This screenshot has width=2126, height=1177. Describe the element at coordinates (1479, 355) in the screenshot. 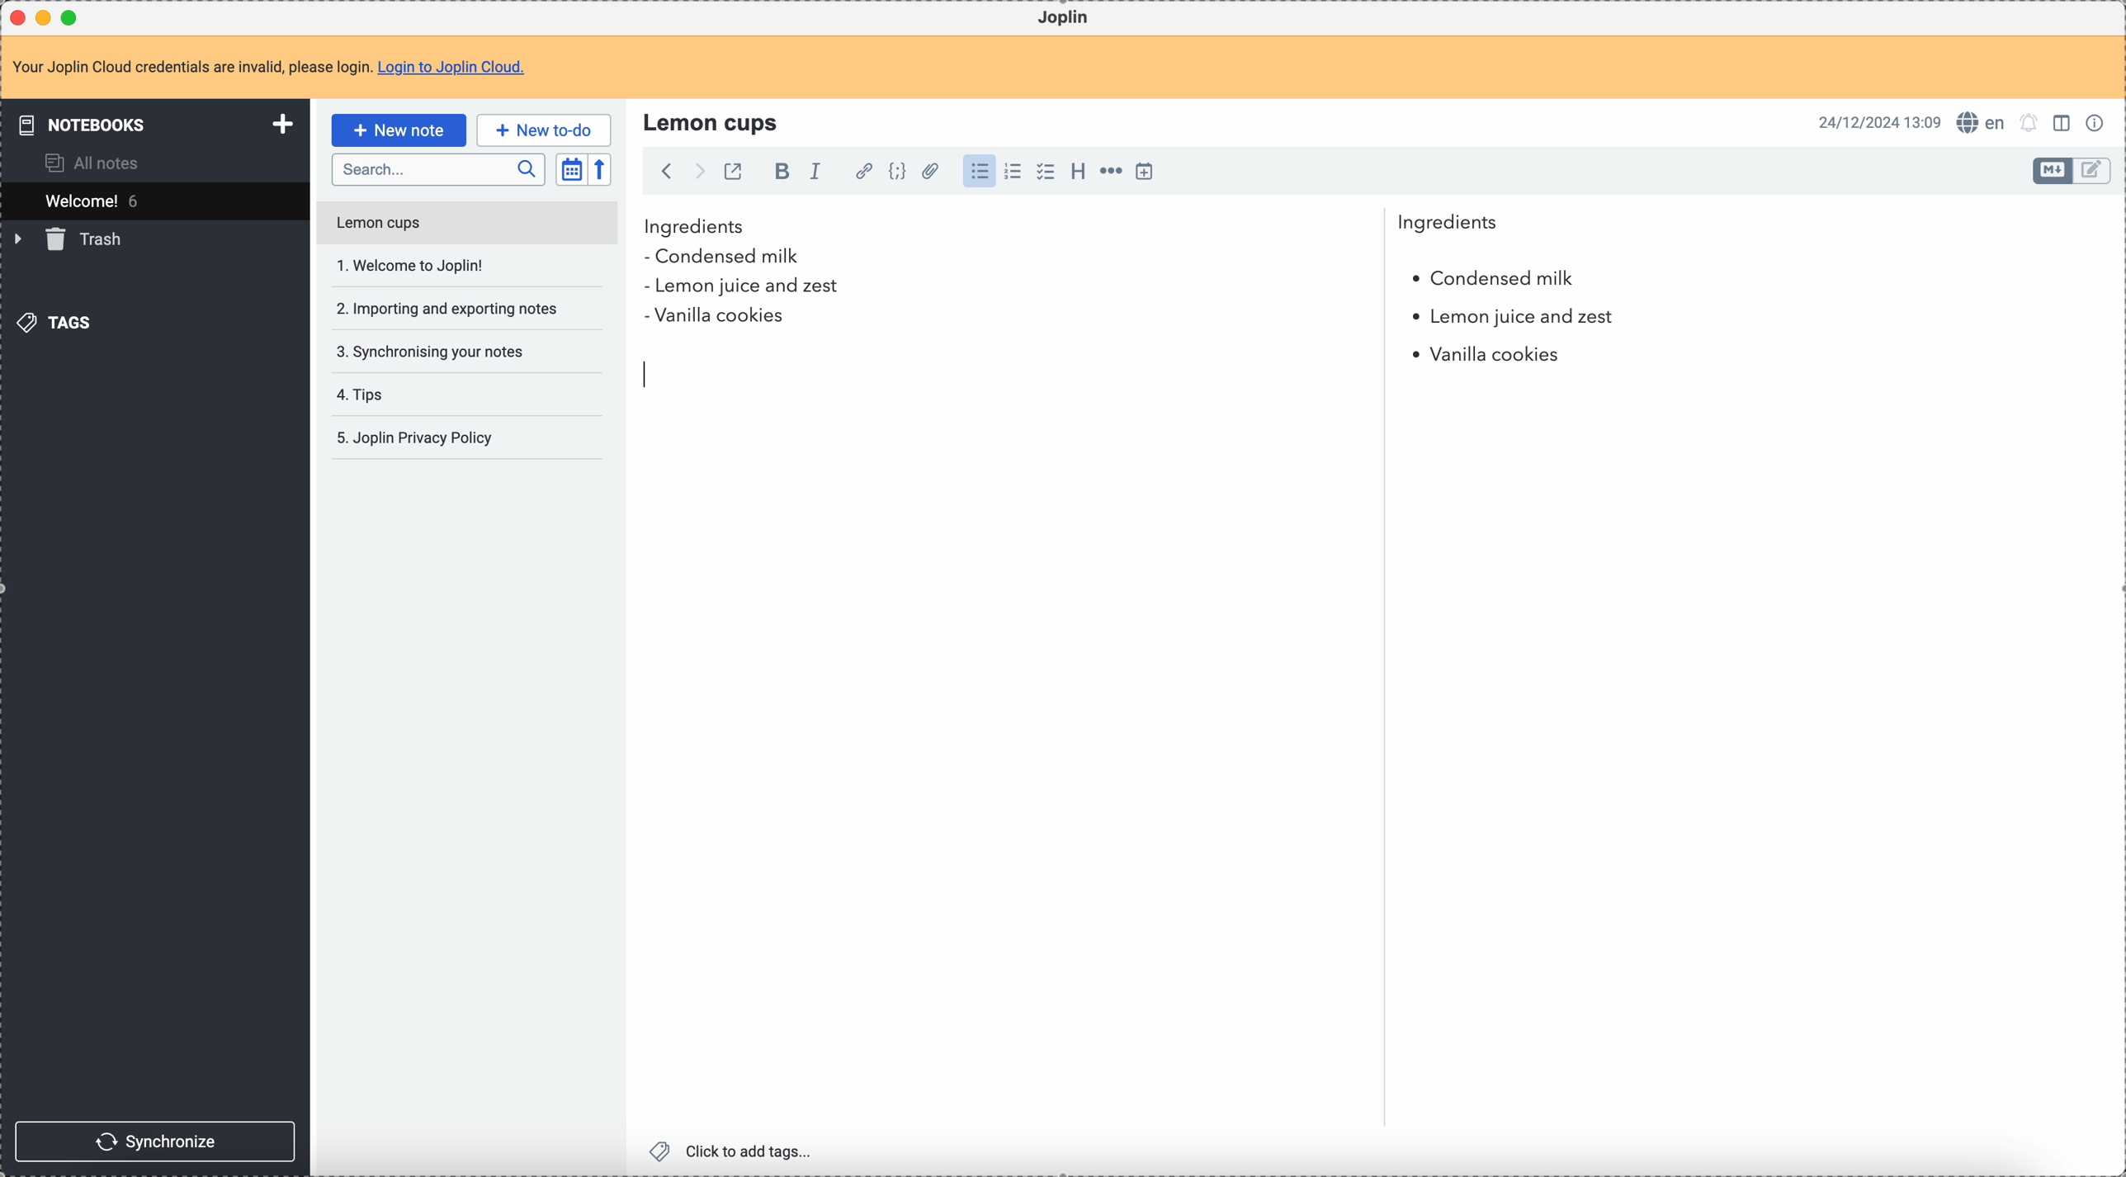

I see `vanilla cookies` at that location.